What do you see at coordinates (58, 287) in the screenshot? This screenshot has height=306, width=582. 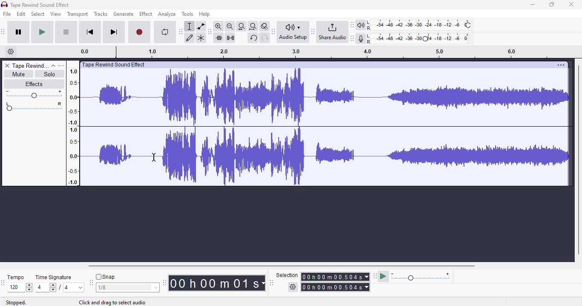 I see `4/4` at bounding box center [58, 287].